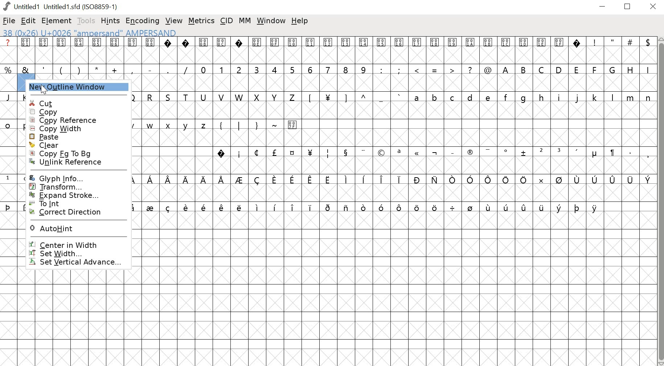  I want to click on 001B, so click(487, 50).